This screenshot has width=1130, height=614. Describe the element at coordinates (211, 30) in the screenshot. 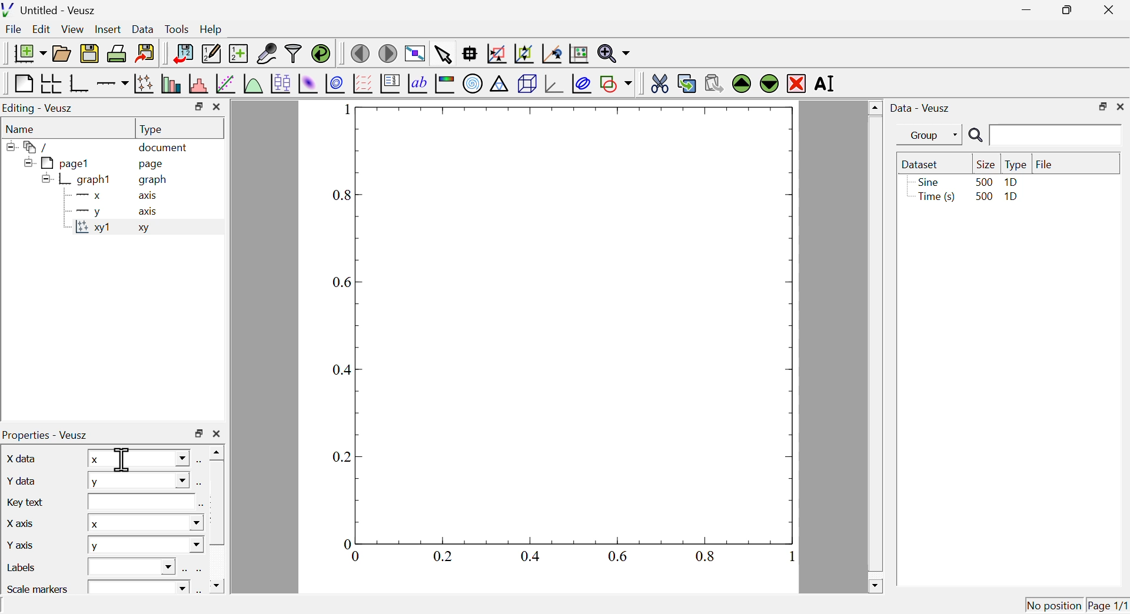

I see `help` at that location.